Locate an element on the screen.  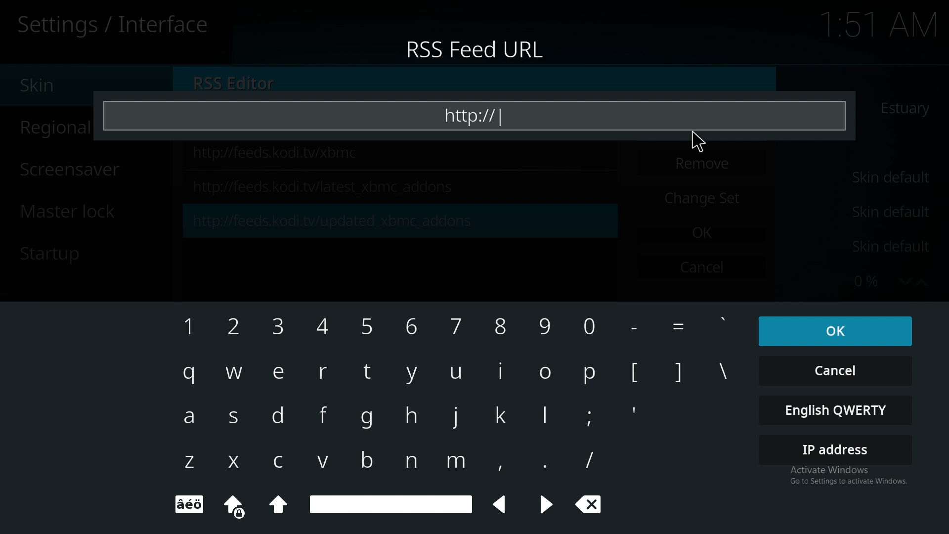
z is located at coordinates (187, 462).